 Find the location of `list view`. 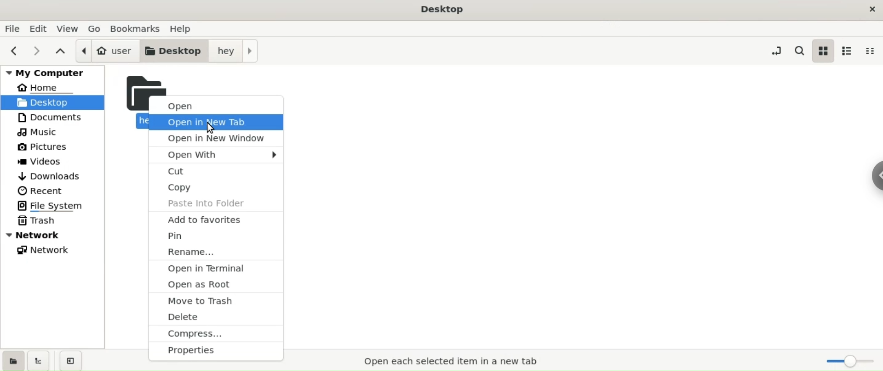

list view is located at coordinates (849, 51).